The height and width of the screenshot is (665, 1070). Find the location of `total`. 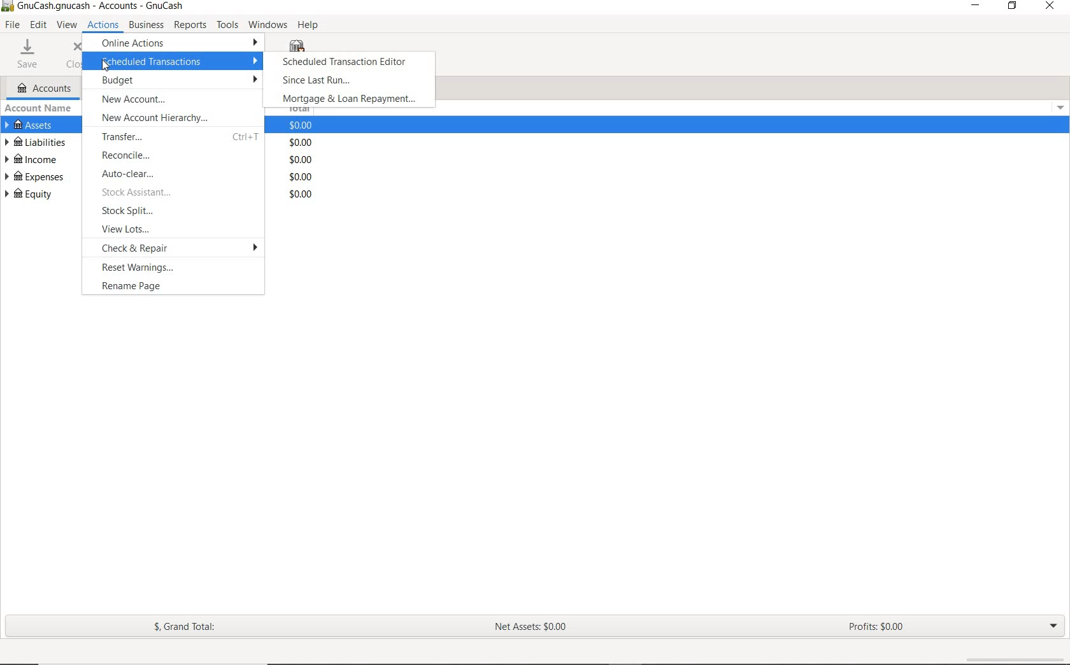

total is located at coordinates (301, 159).